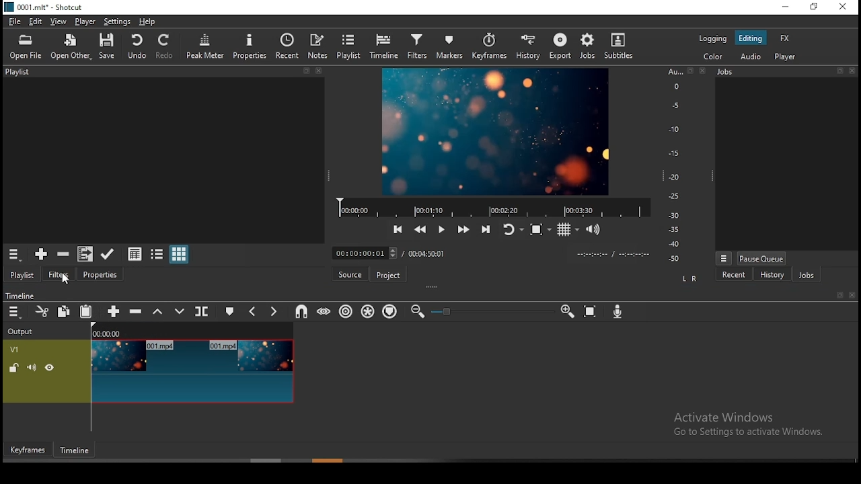 The width and height of the screenshot is (861, 484). Describe the element at coordinates (566, 231) in the screenshot. I see `toggle grid display on the player` at that location.